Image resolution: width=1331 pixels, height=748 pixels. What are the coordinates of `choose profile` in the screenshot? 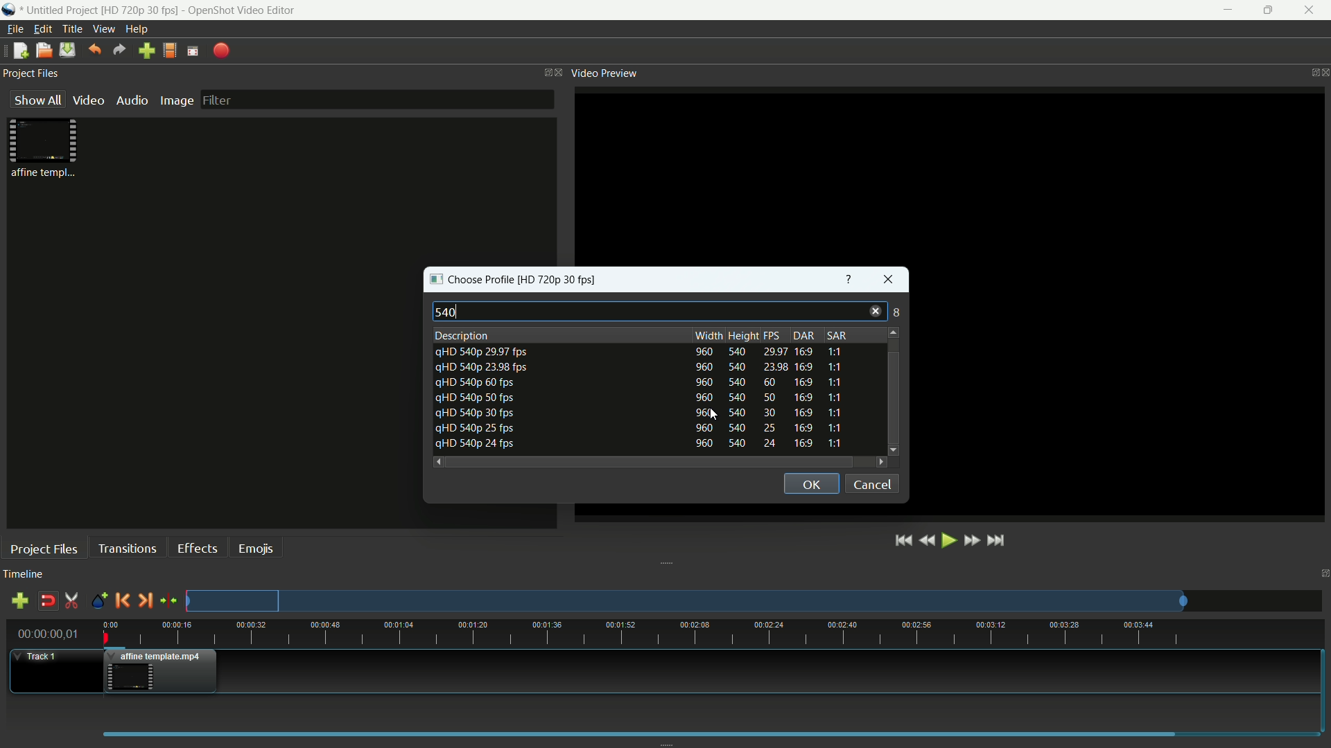 It's located at (469, 280).